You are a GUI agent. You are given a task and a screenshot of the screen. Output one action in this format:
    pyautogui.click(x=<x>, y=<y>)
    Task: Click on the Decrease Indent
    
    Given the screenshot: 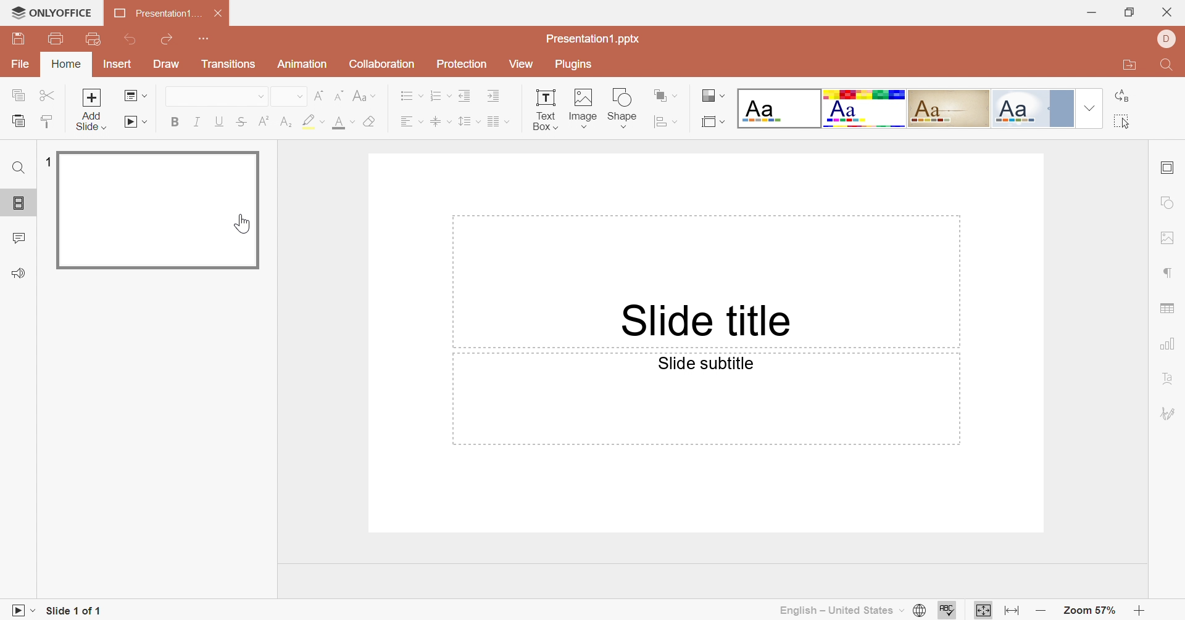 What is the action you would take?
    pyautogui.click(x=465, y=94)
    